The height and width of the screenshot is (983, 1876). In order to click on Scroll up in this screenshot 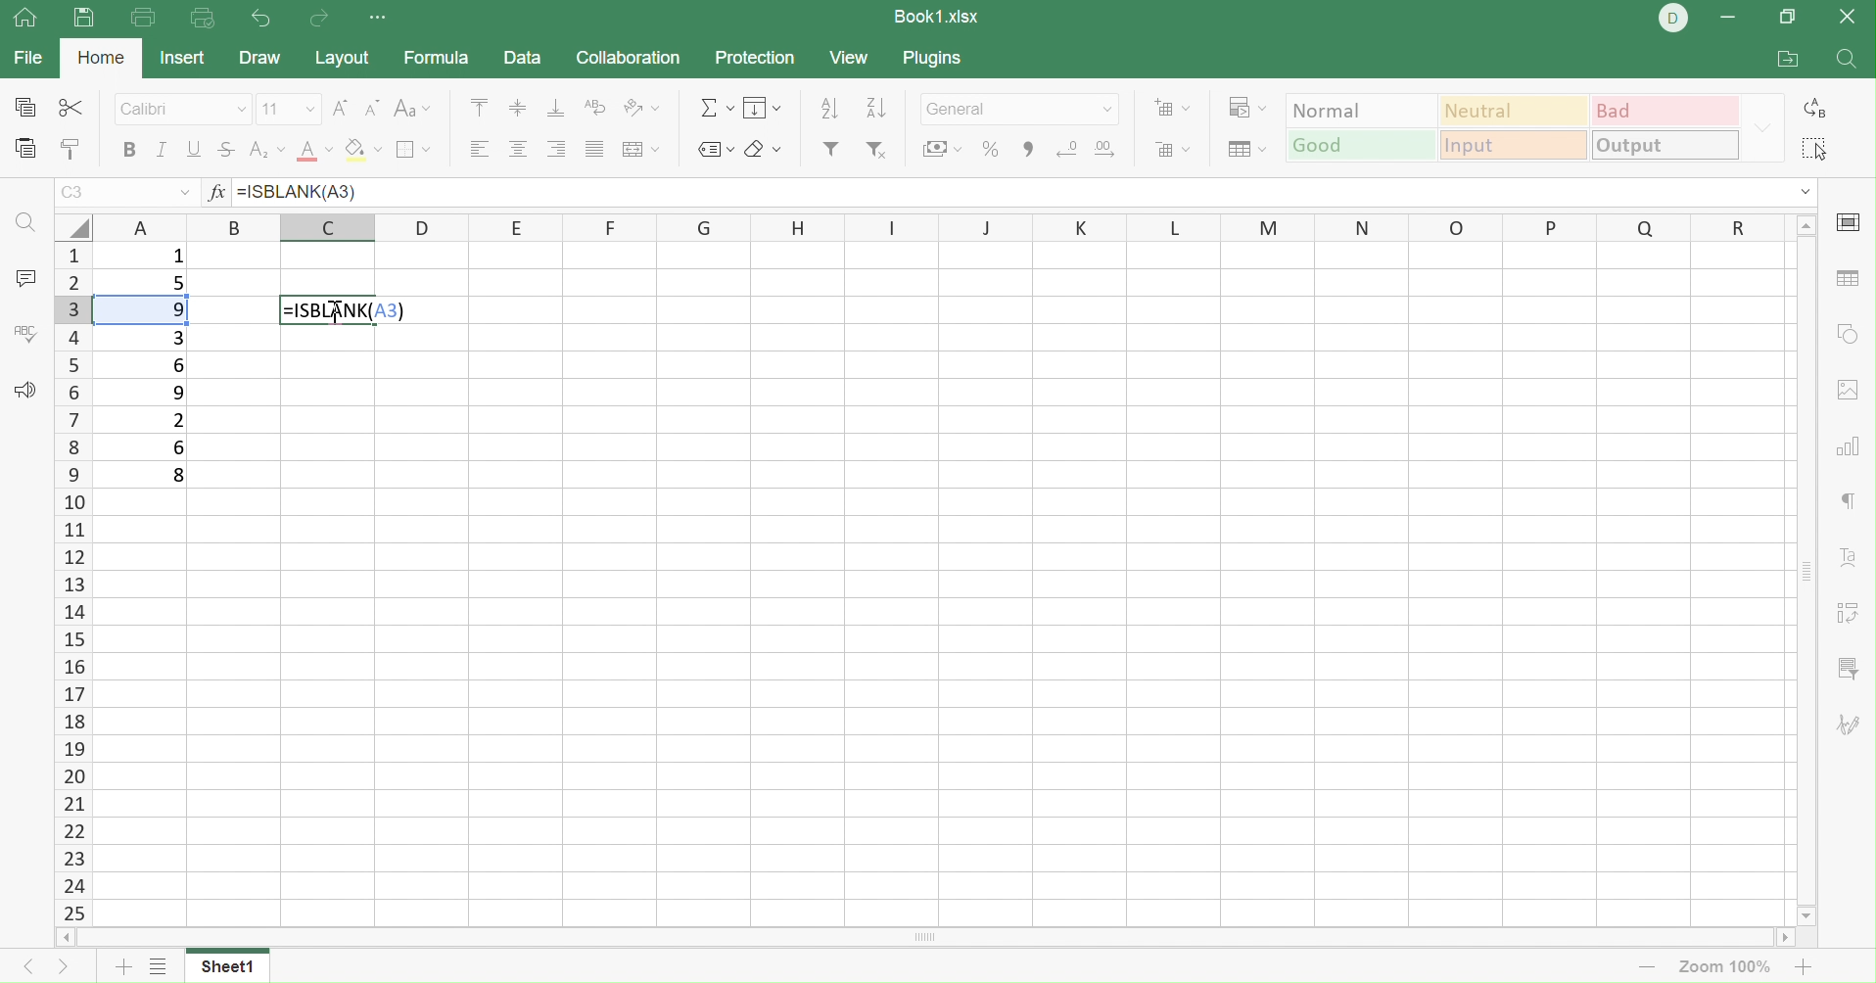, I will do `click(1805, 223)`.